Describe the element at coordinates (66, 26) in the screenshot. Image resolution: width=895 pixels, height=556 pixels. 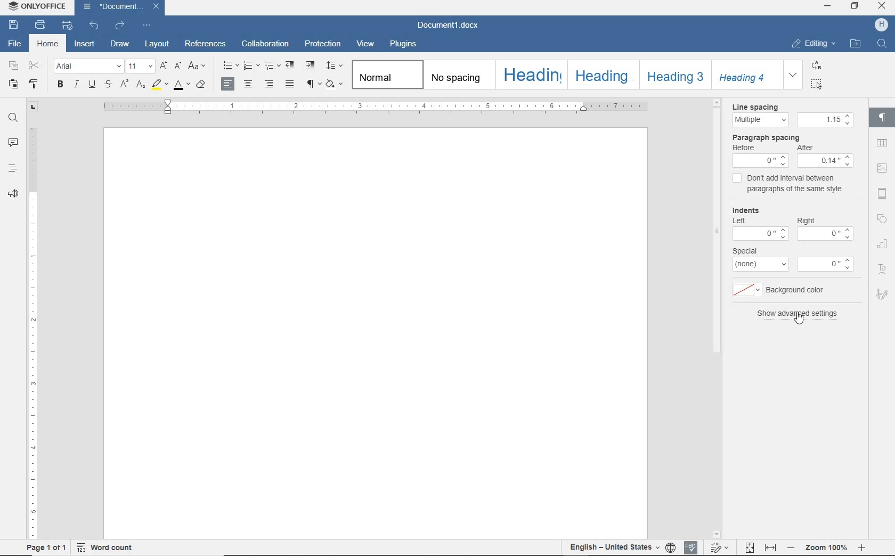
I see `print` at that location.